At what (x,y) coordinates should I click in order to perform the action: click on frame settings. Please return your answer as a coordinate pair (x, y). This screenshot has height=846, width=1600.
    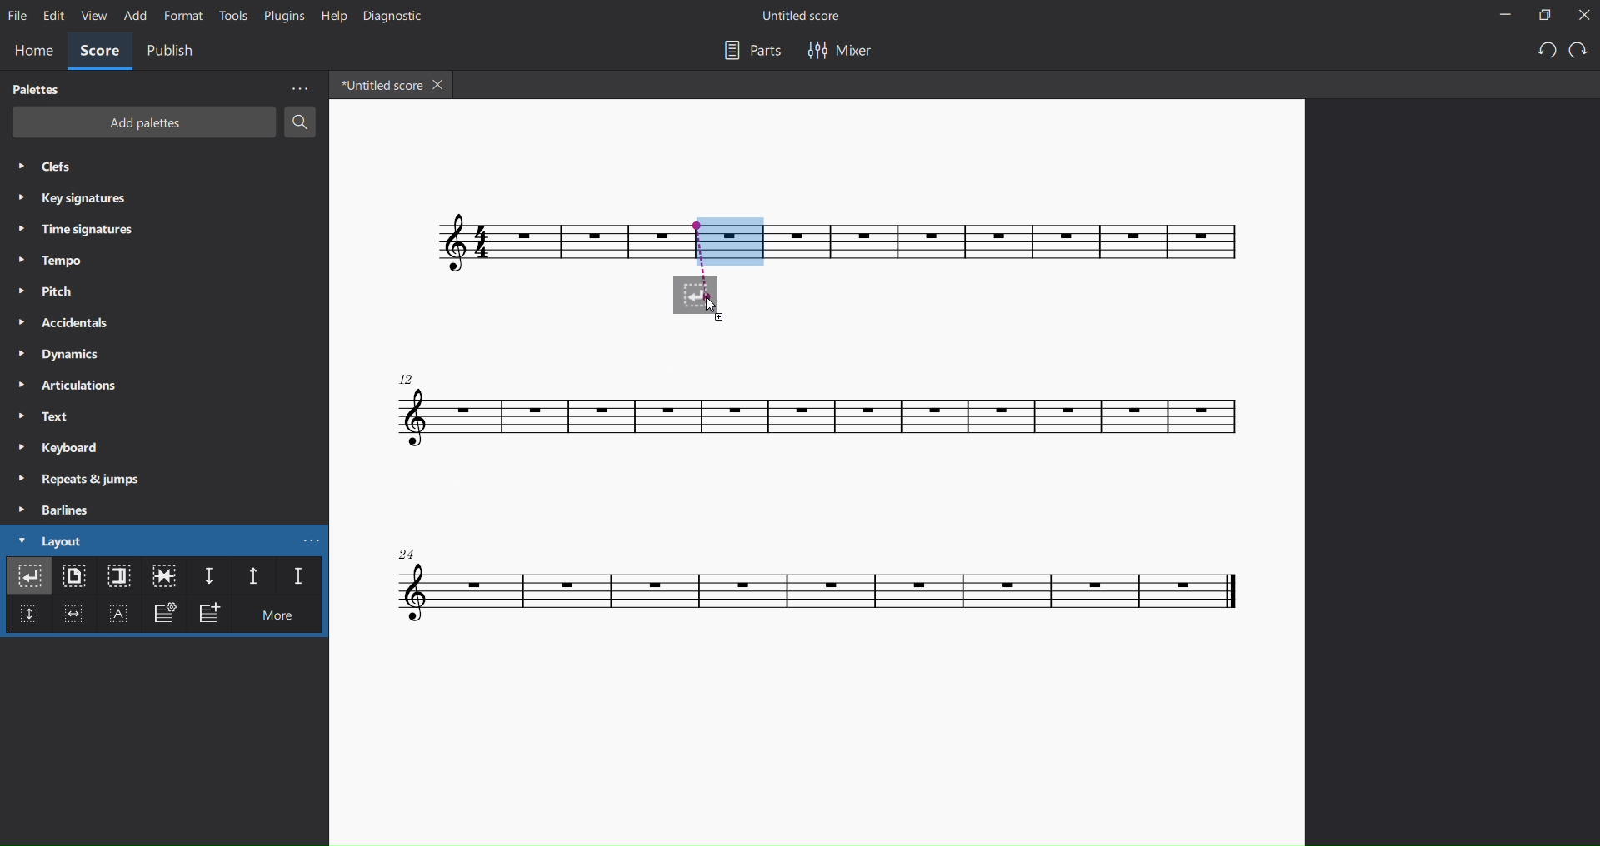
    Looking at the image, I should click on (163, 616).